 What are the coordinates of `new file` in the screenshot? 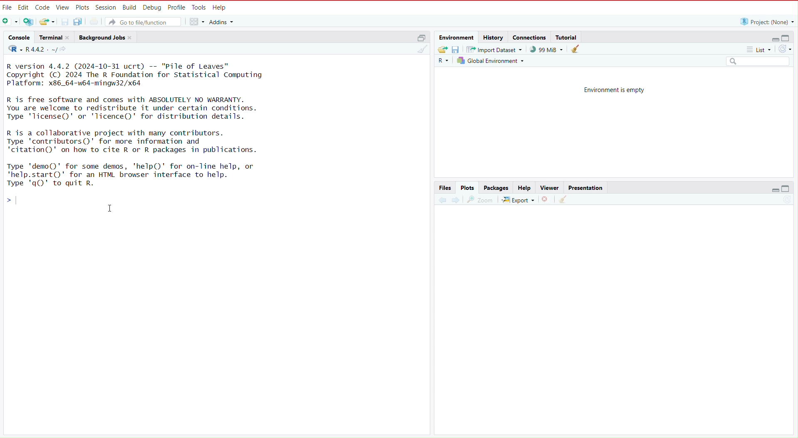 It's located at (10, 21).